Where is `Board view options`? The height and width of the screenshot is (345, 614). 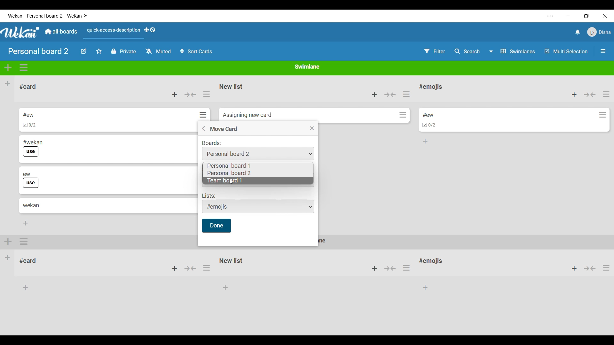 Board view options is located at coordinates (512, 51).